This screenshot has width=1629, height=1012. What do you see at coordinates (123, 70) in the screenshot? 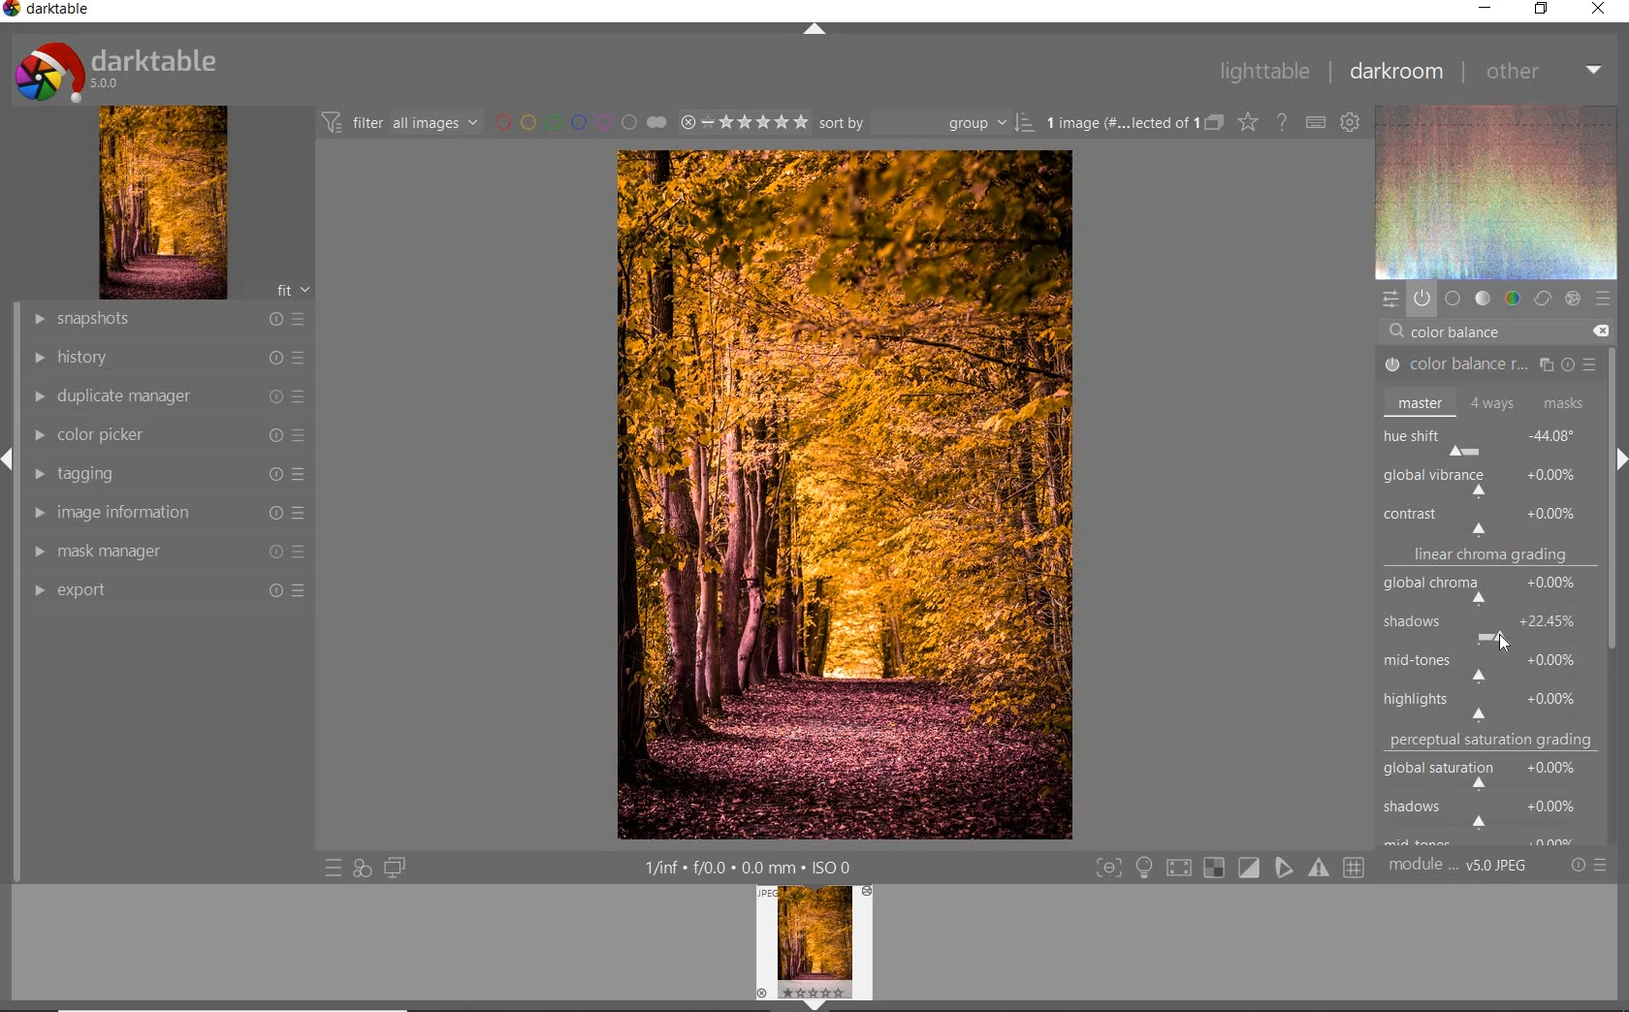
I see `system logo or name` at bounding box center [123, 70].